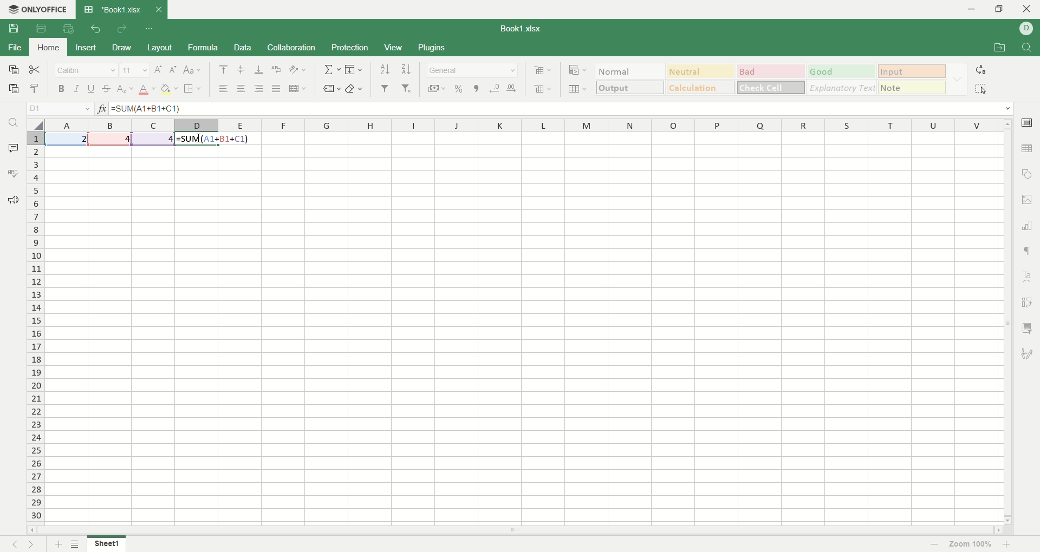 The height and width of the screenshot is (552, 1040). What do you see at coordinates (134, 70) in the screenshot?
I see `font size` at bounding box center [134, 70].